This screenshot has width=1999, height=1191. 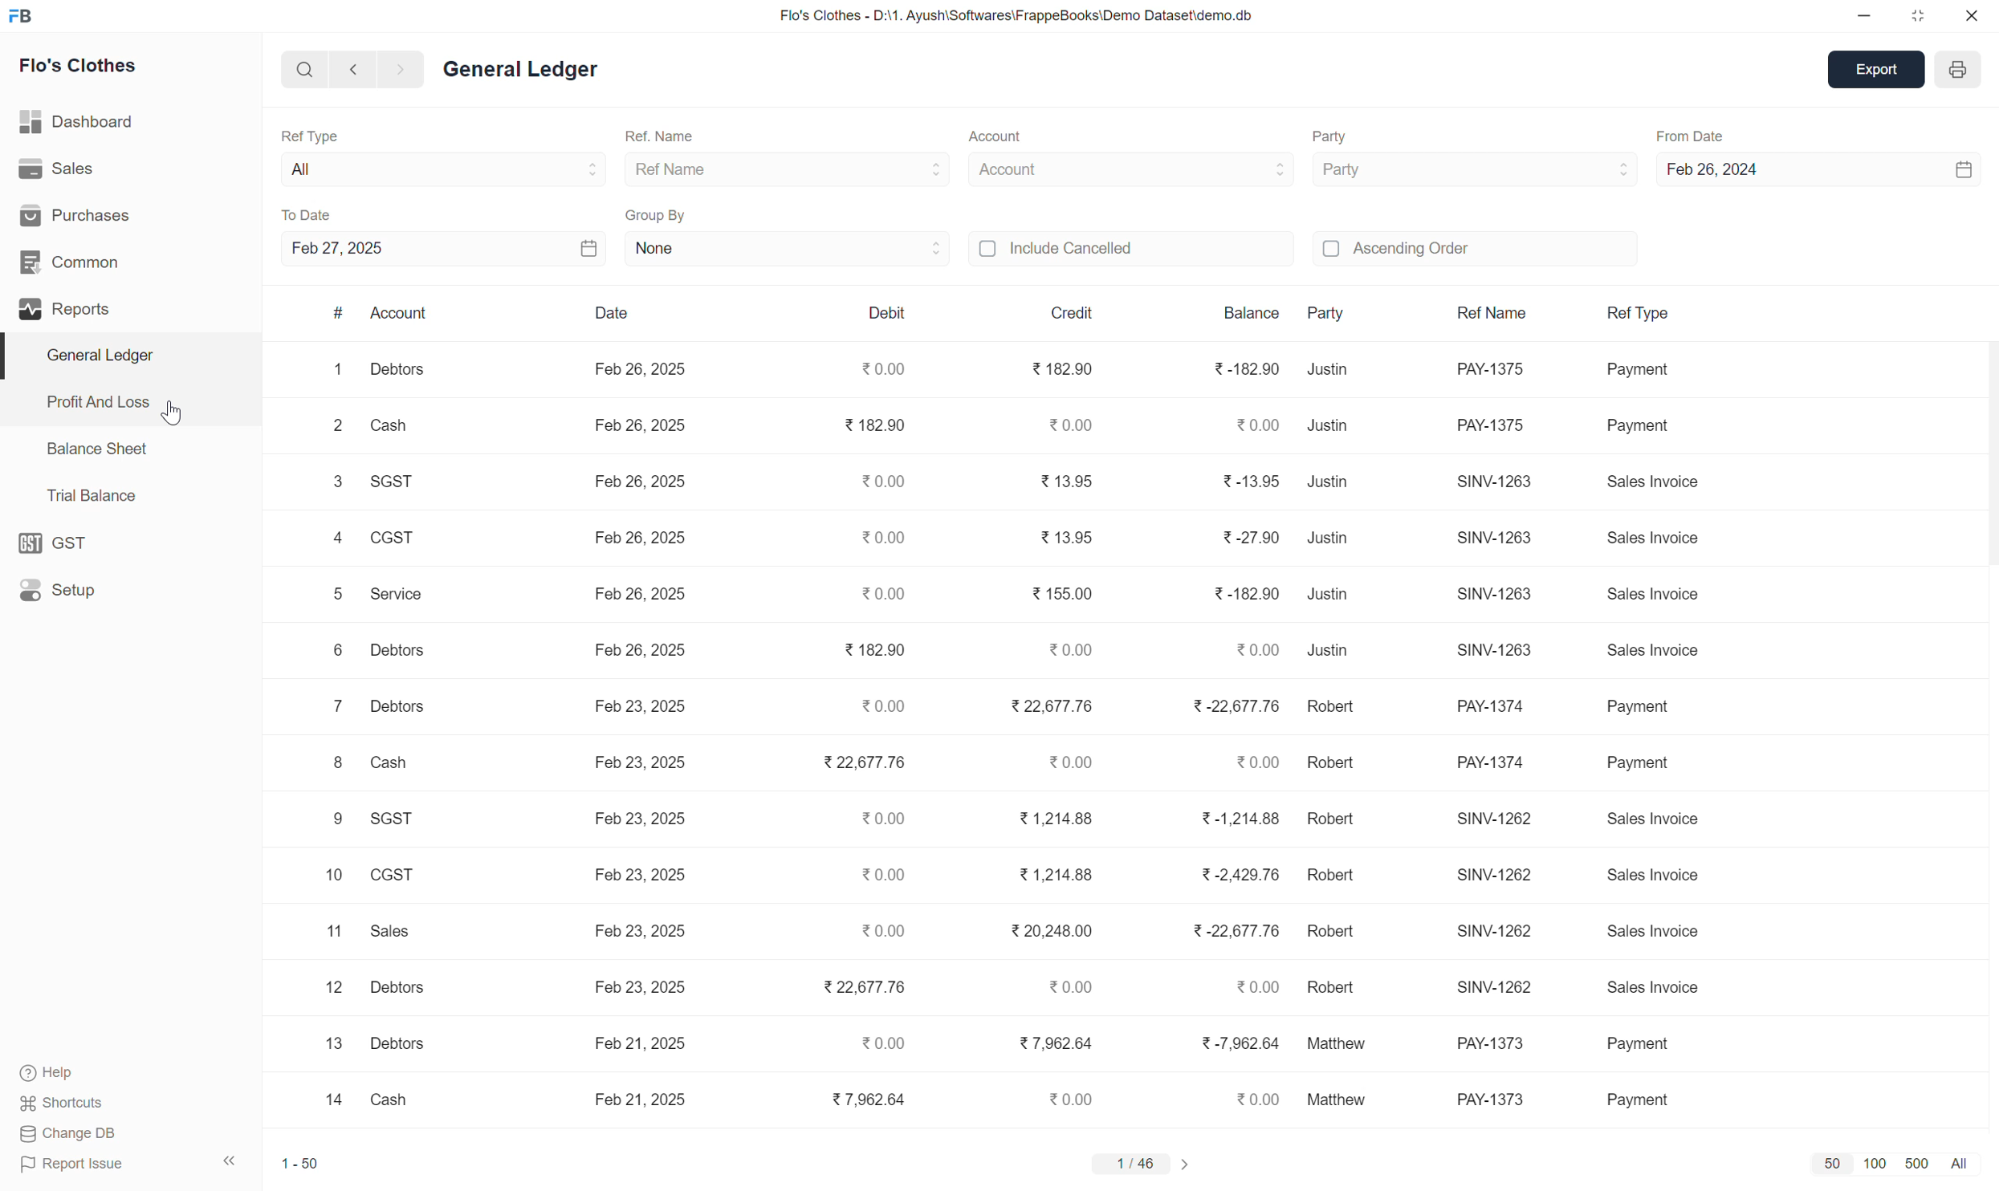 What do you see at coordinates (1492, 368) in the screenshot?
I see `PAY-1375` at bounding box center [1492, 368].